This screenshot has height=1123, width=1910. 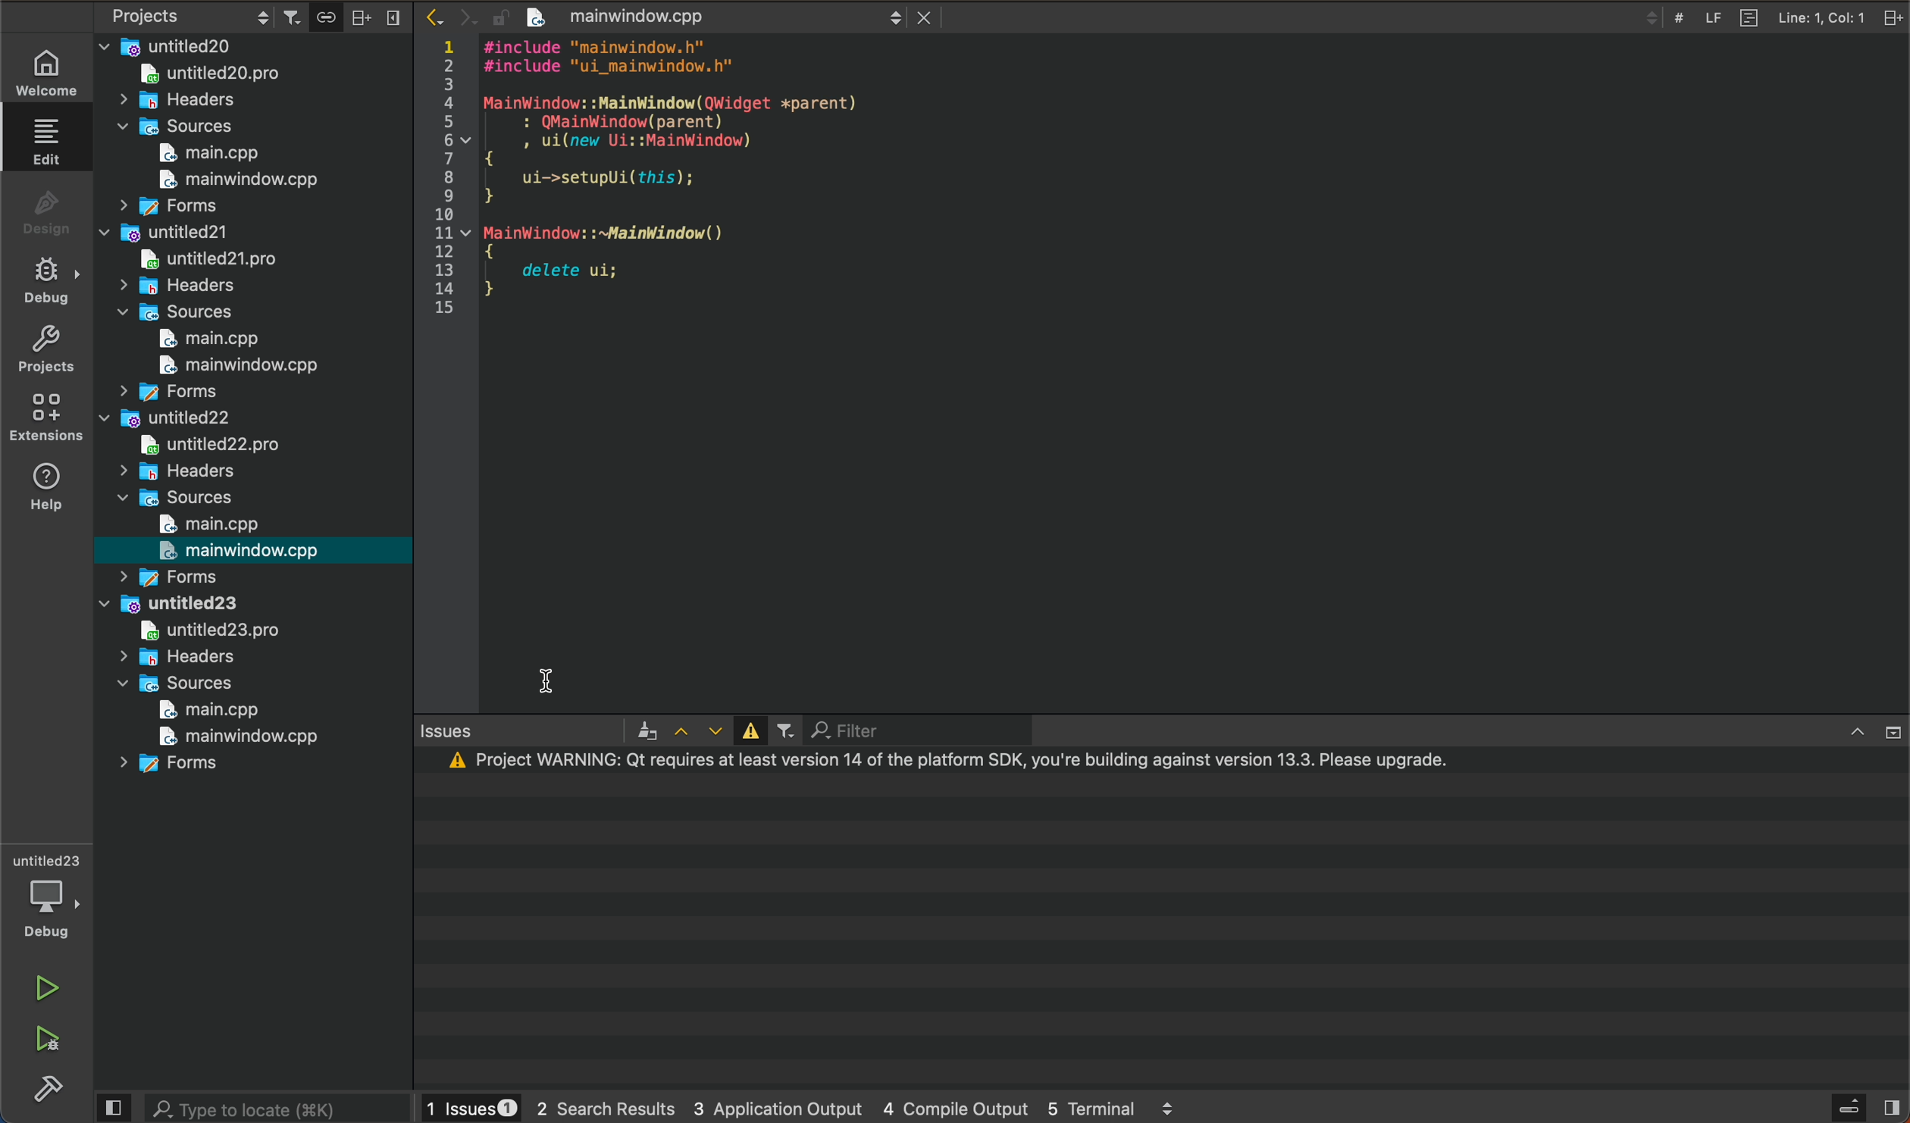 What do you see at coordinates (811, 1107) in the screenshot?
I see `logs` at bounding box center [811, 1107].